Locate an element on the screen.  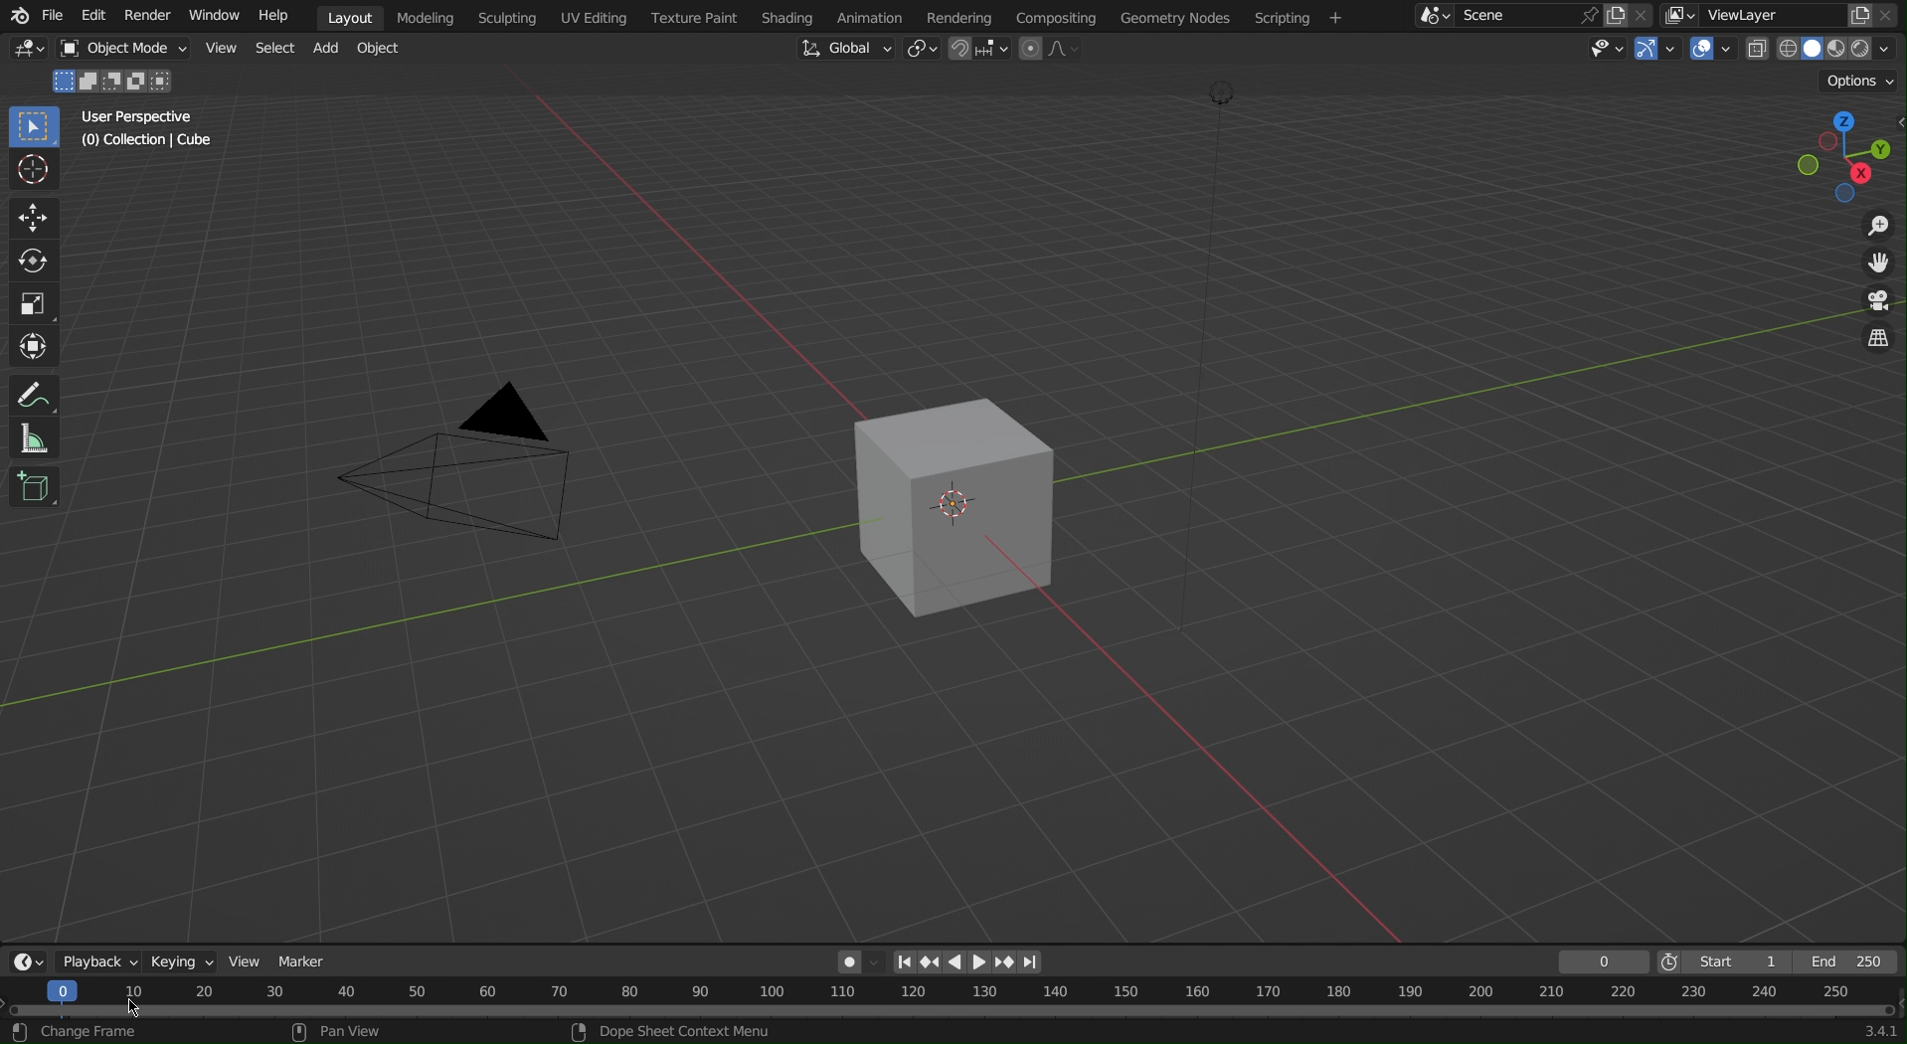
Edit is located at coordinates (95, 16).